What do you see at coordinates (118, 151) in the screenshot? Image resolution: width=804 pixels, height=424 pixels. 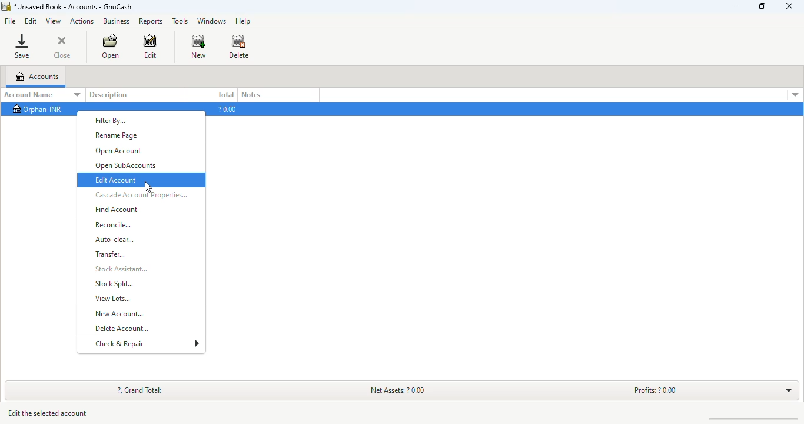 I see `open account` at bounding box center [118, 151].